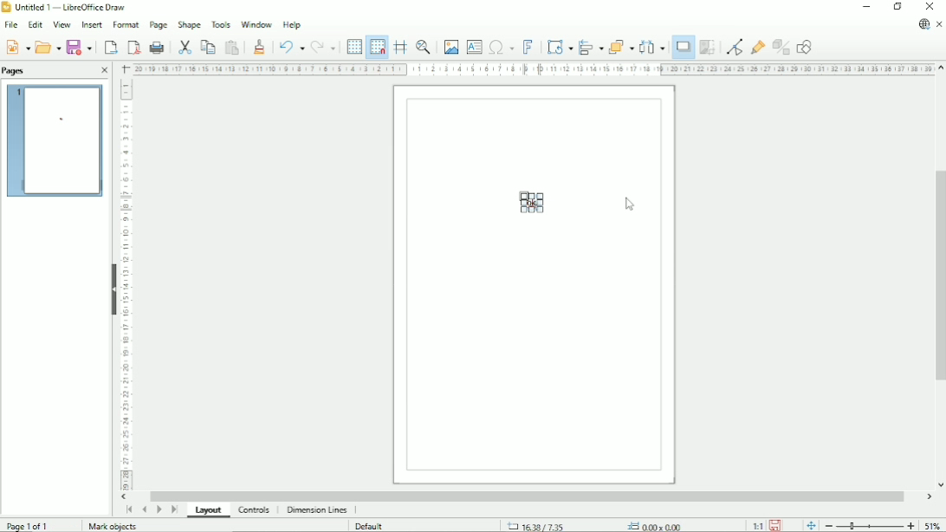 This screenshot has height=532, width=946. Describe the element at coordinates (940, 68) in the screenshot. I see `Vertical scroll button` at that location.